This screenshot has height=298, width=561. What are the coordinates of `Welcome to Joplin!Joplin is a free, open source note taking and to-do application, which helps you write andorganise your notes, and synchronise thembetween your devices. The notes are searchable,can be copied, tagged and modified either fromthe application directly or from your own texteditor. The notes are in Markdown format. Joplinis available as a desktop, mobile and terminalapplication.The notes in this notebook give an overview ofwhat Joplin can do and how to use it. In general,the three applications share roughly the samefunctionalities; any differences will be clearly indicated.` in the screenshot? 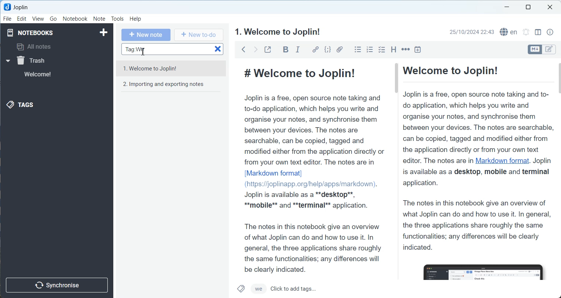 It's located at (477, 171).